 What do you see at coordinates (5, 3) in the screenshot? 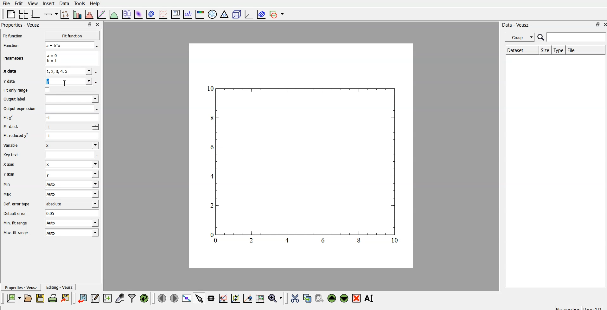
I see `file` at bounding box center [5, 3].